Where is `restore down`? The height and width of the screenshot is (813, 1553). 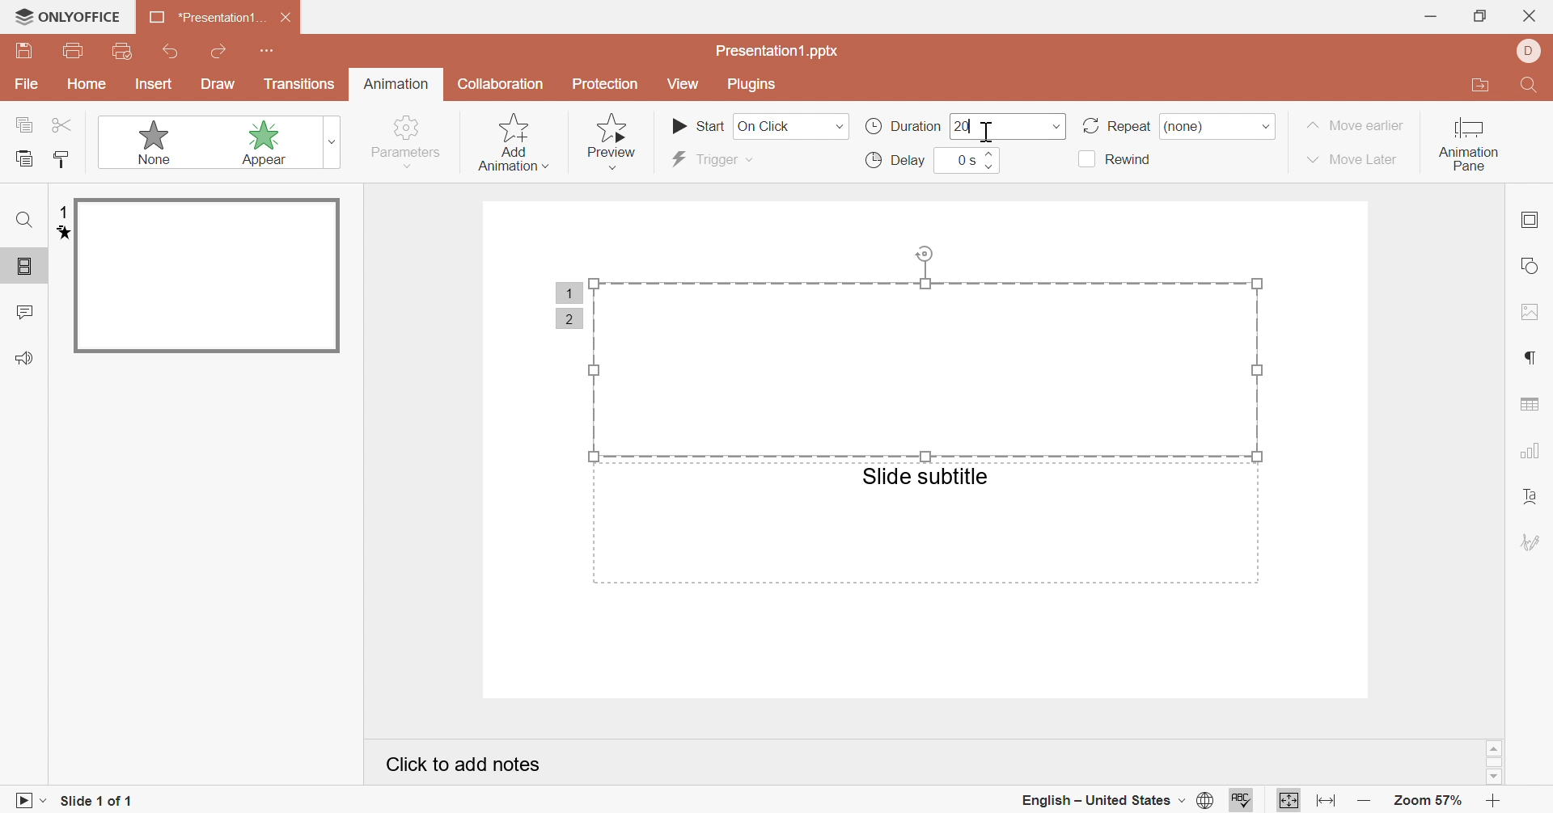
restore down is located at coordinates (1478, 15).